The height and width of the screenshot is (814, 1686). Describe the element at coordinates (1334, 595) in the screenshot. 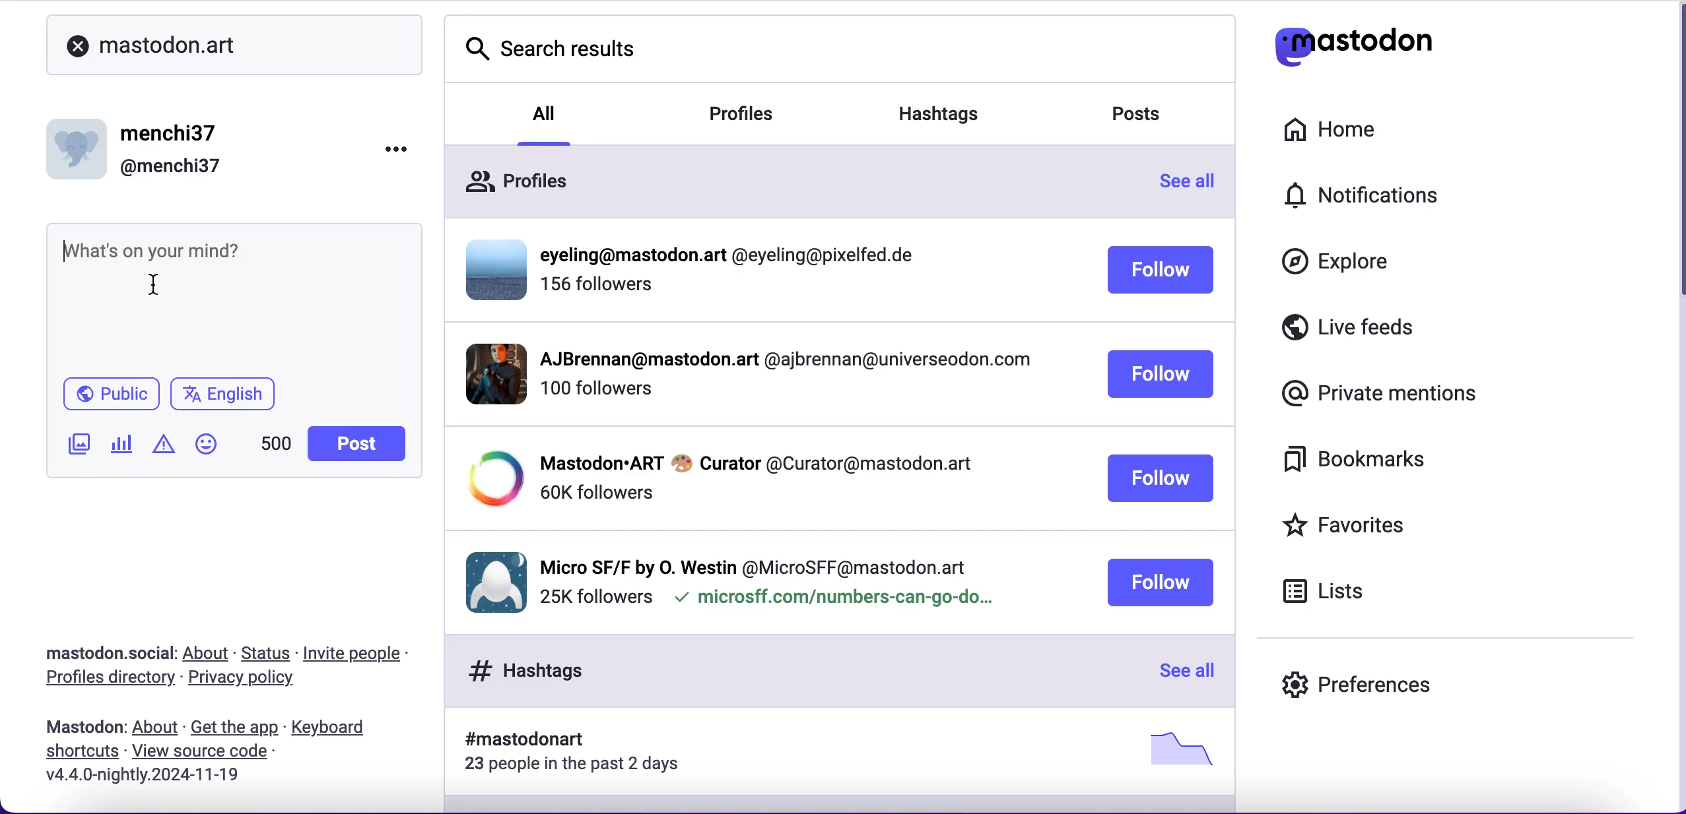

I see `lists` at that location.